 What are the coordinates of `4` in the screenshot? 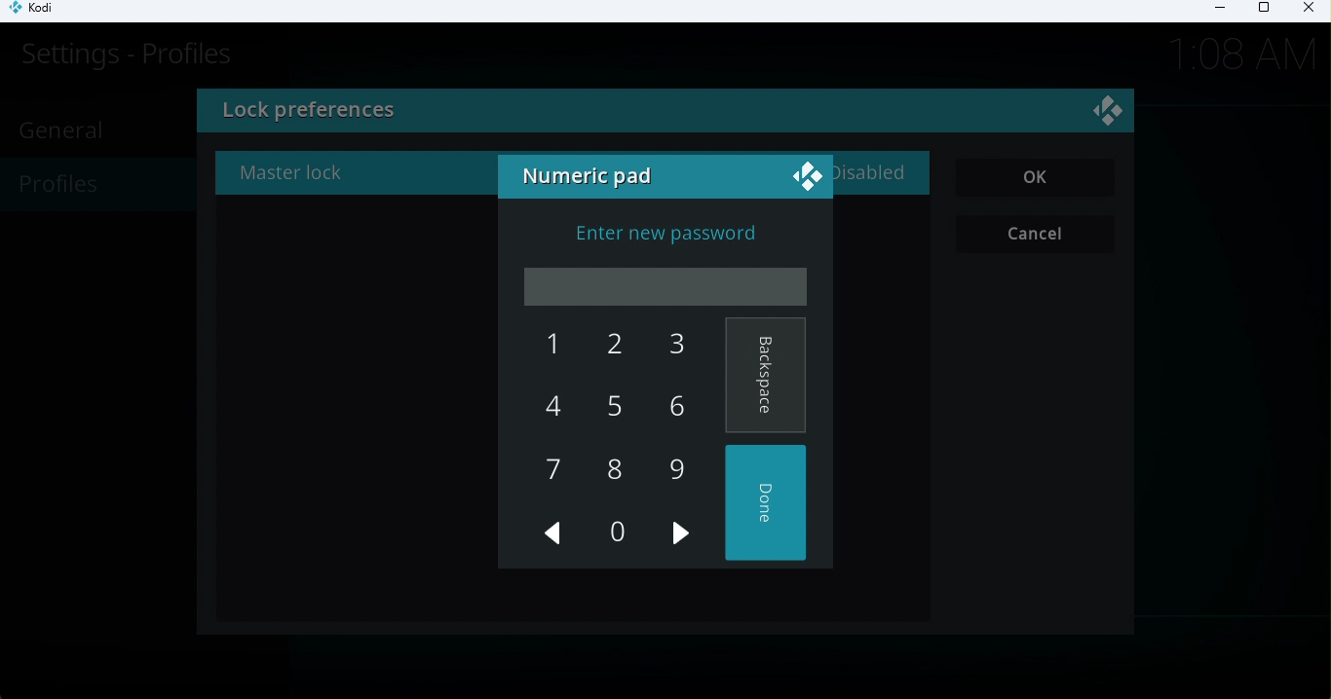 It's located at (554, 406).